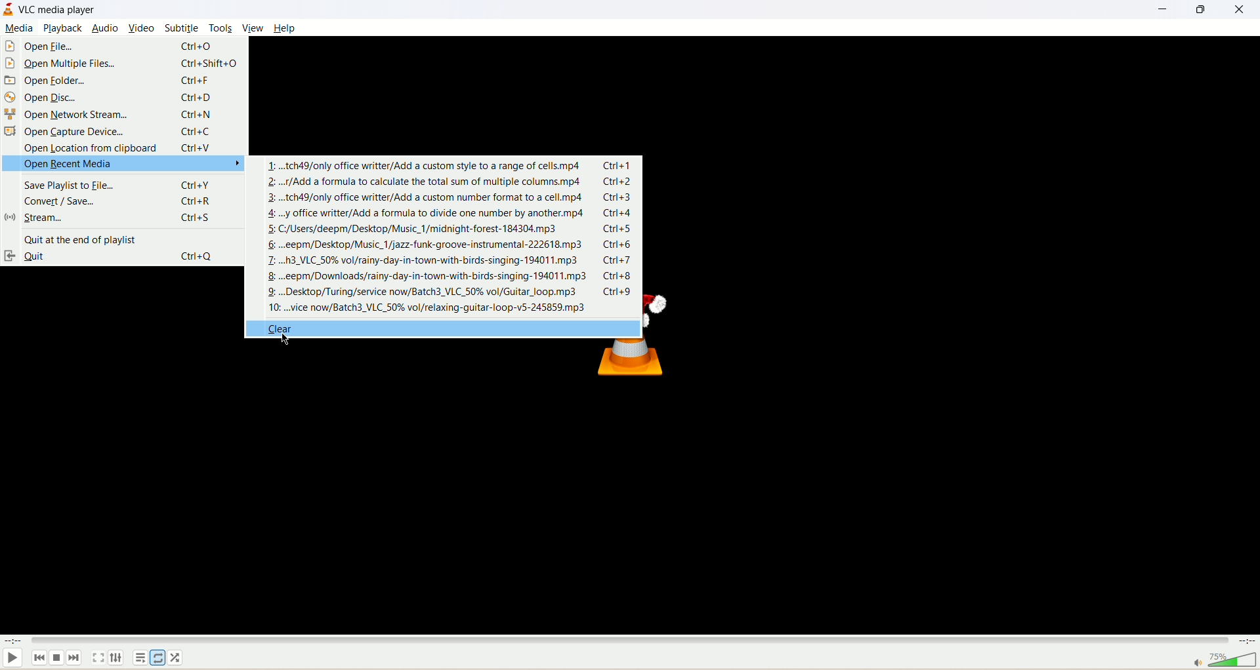  I want to click on 2:..r/Add a formula to calculate the total sum of multiple columns.mp4, so click(427, 182).